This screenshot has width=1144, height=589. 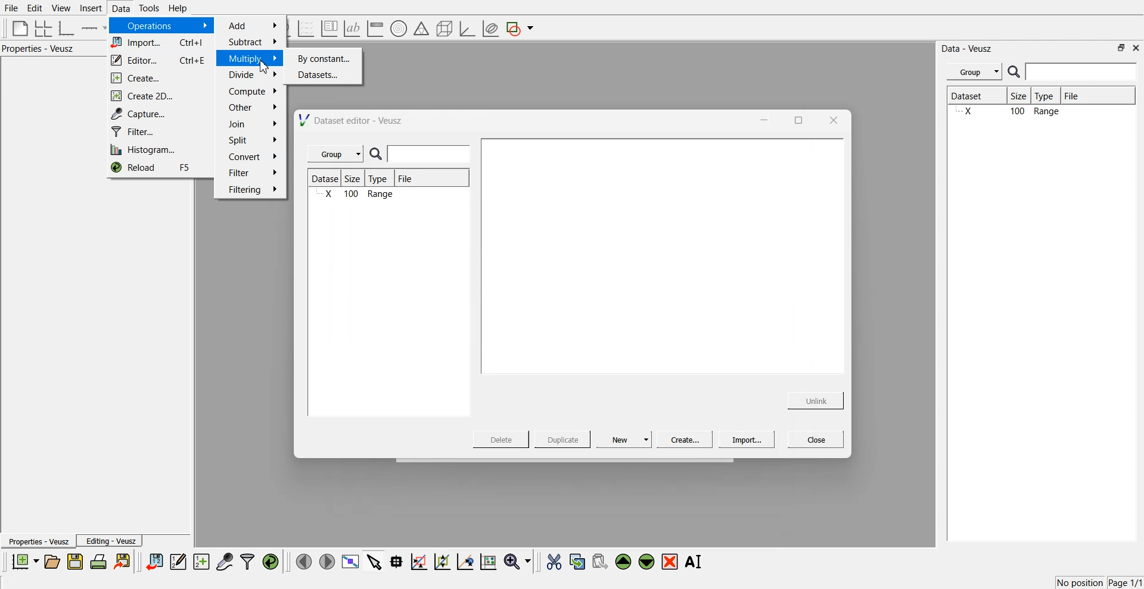 What do you see at coordinates (381, 178) in the screenshot?
I see `Type` at bounding box center [381, 178].